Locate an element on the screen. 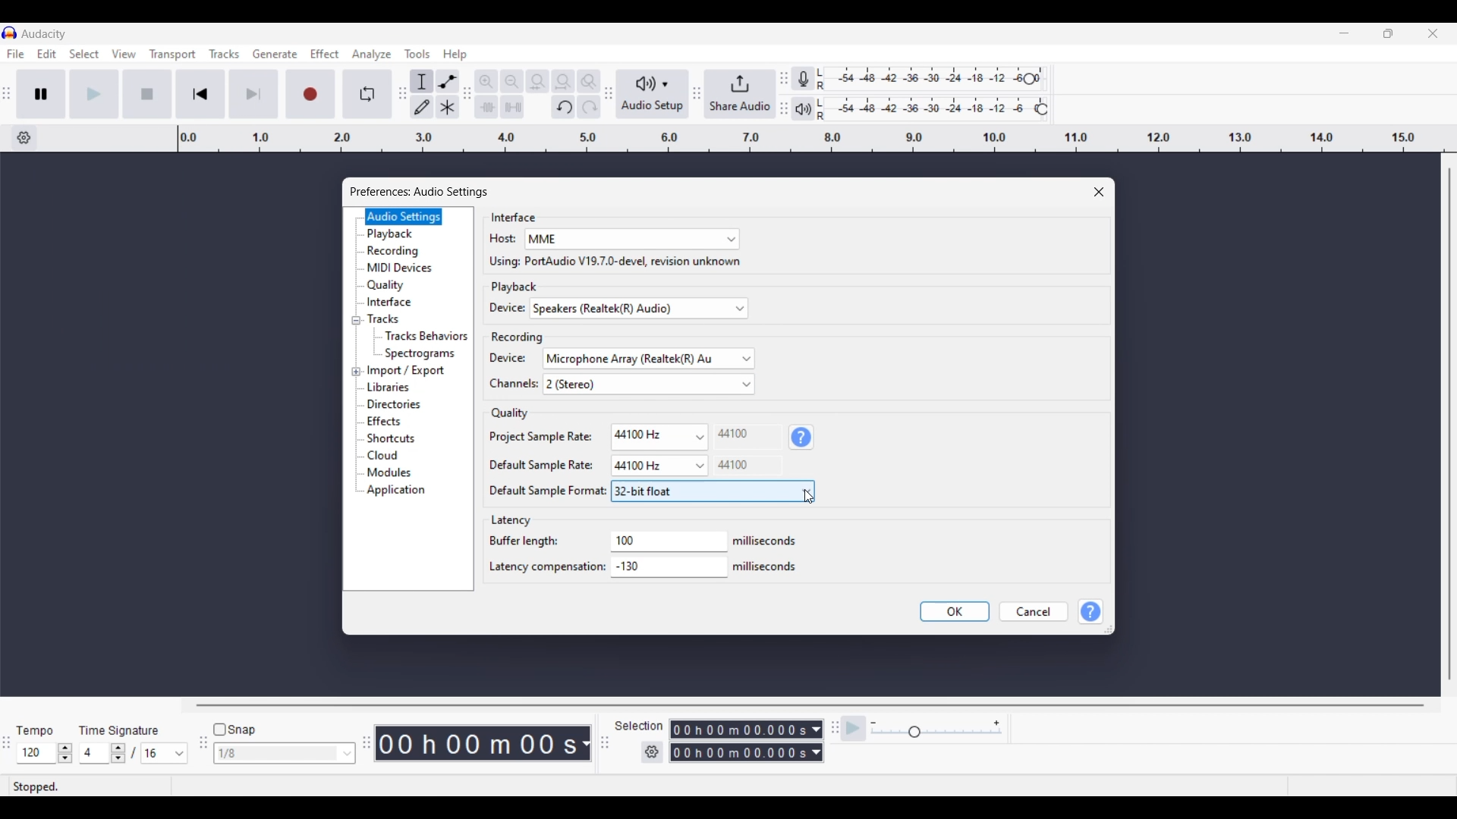 This screenshot has width=1457, height=819. Audio setup is located at coordinates (653, 94).